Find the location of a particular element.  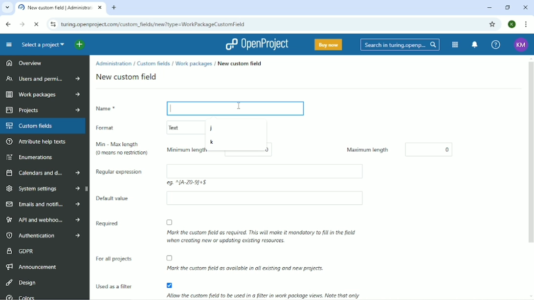

k is located at coordinates (213, 142).